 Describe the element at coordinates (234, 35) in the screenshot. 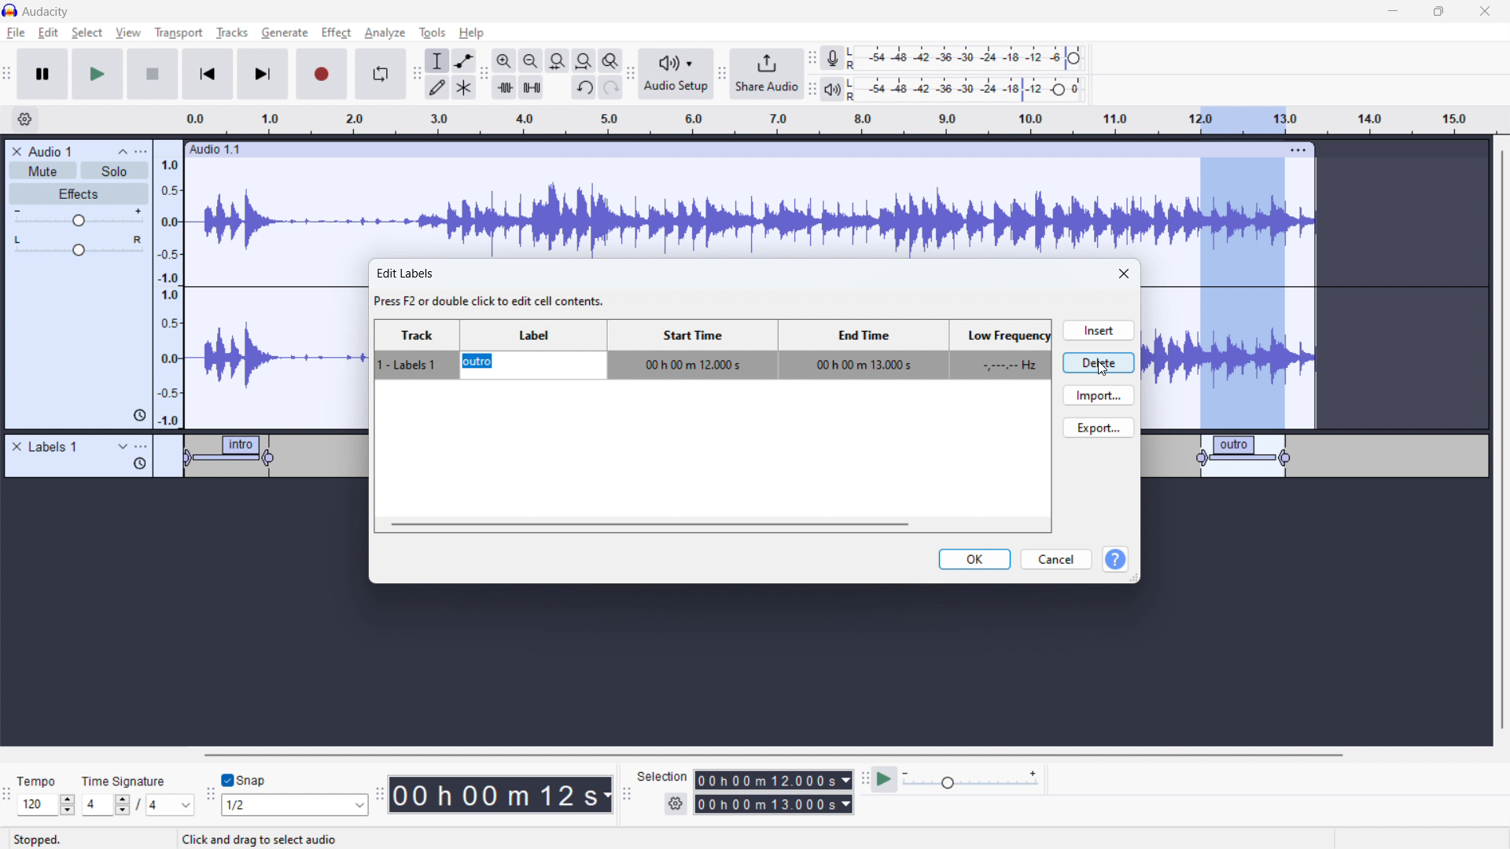

I see `tracks` at that location.